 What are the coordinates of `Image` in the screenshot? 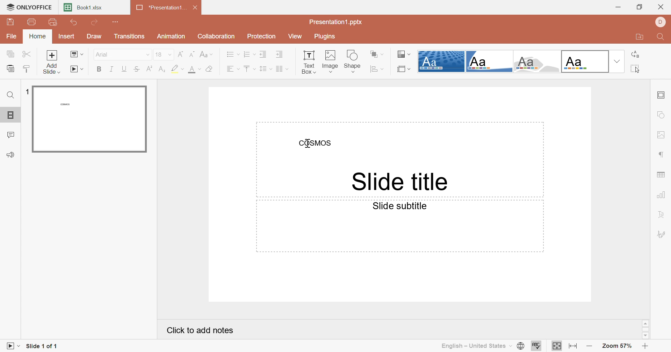 It's located at (331, 63).